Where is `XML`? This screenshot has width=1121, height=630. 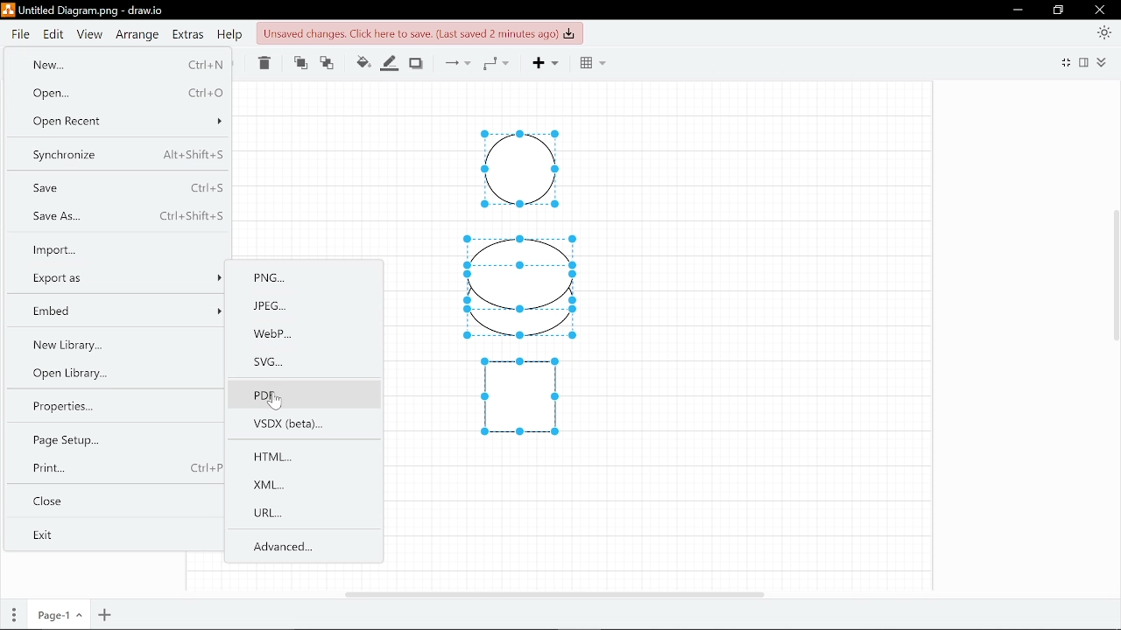
XML is located at coordinates (304, 486).